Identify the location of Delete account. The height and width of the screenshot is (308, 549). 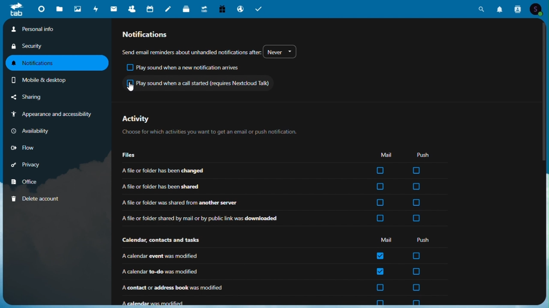
(35, 198).